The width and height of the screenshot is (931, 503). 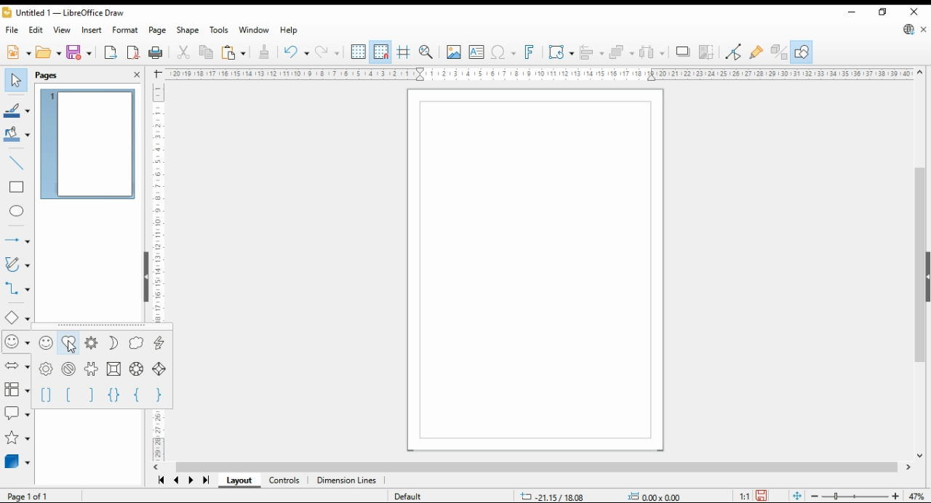 What do you see at coordinates (145, 276) in the screenshot?
I see `hide button` at bounding box center [145, 276].